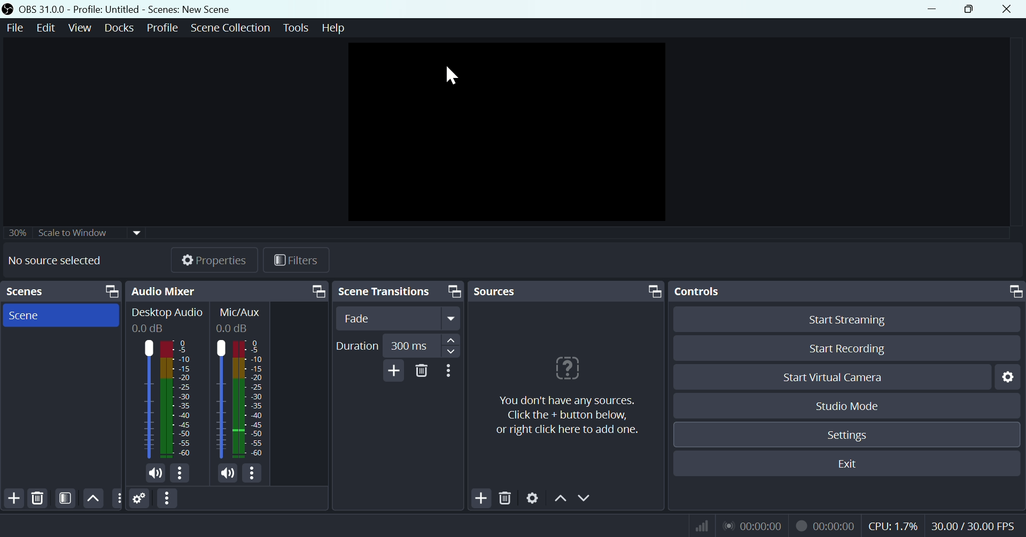 The height and width of the screenshot is (537, 1026). What do you see at coordinates (846, 319) in the screenshot?
I see `Start streaming` at bounding box center [846, 319].